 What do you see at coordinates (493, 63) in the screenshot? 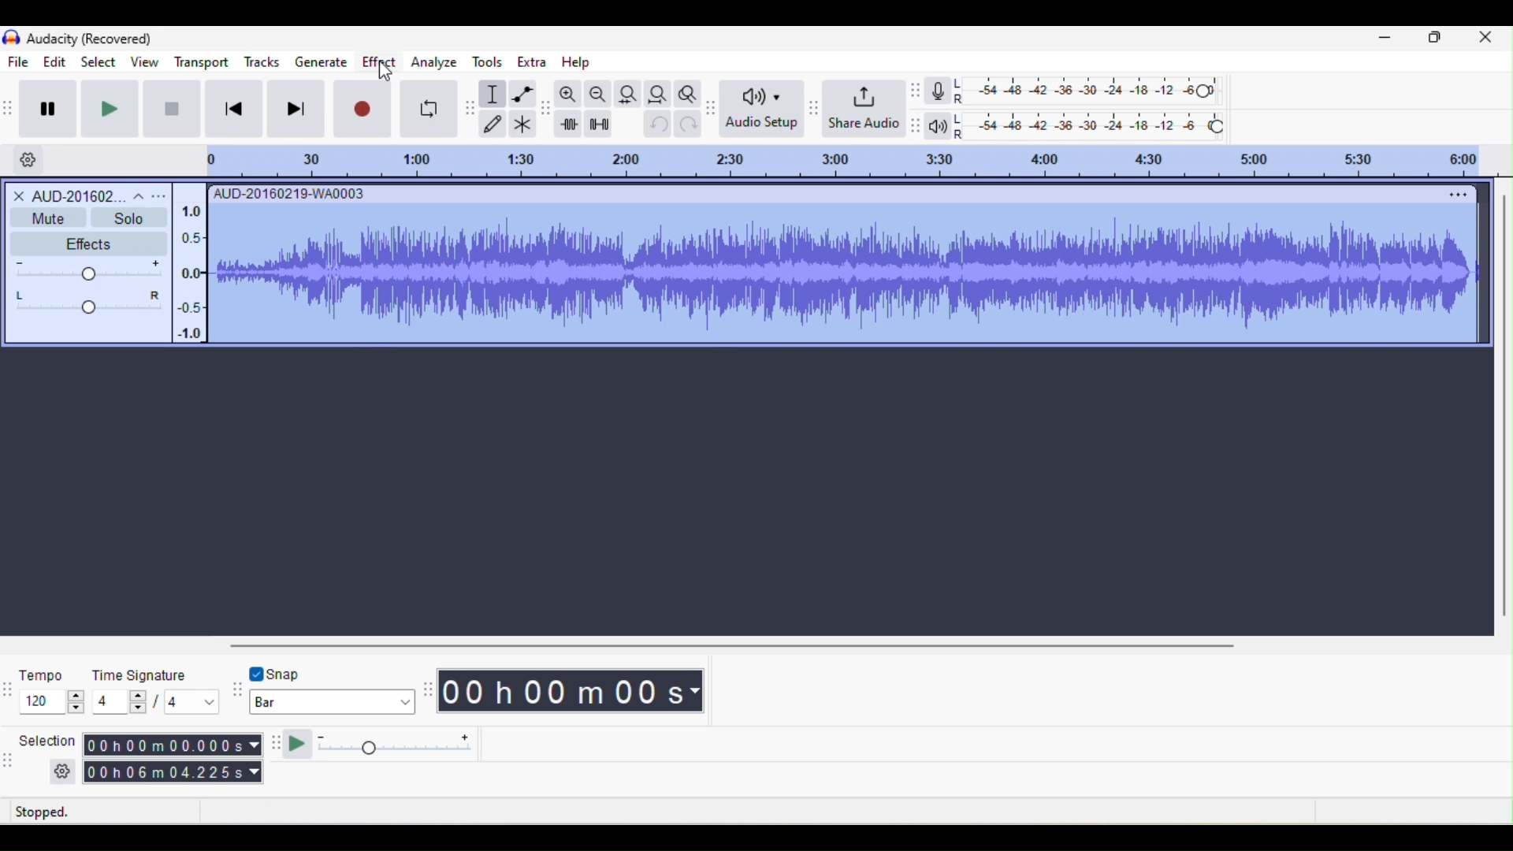
I see `tools` at bounding box center [493, 63].